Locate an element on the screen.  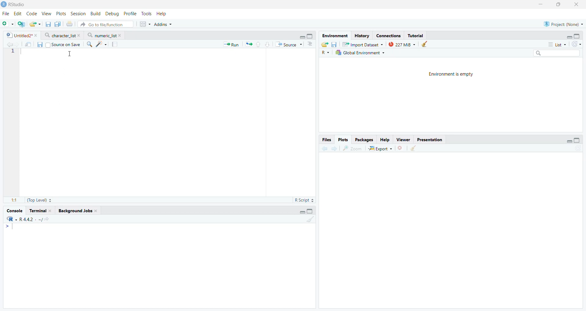
Background Jobs is located at coordinates (78, 210).